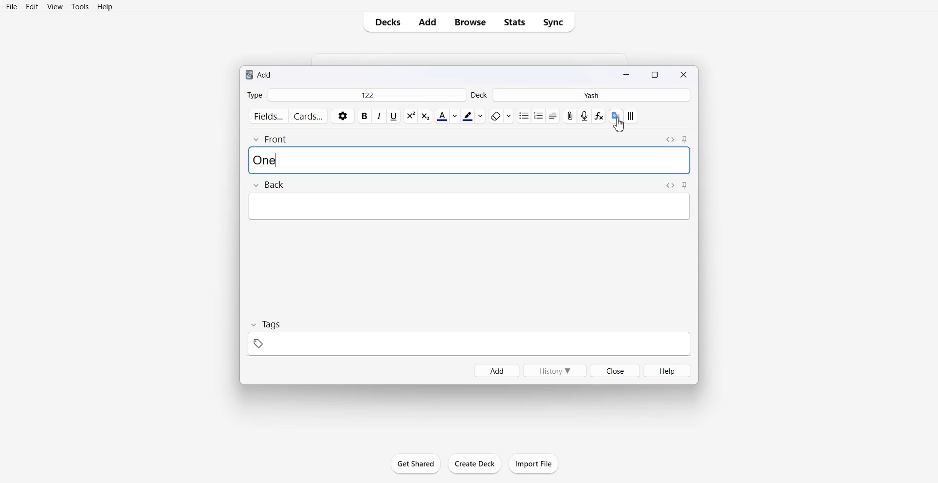 This screenshot has width=938, height=483. I want to click on Underline, so click(394, 116).